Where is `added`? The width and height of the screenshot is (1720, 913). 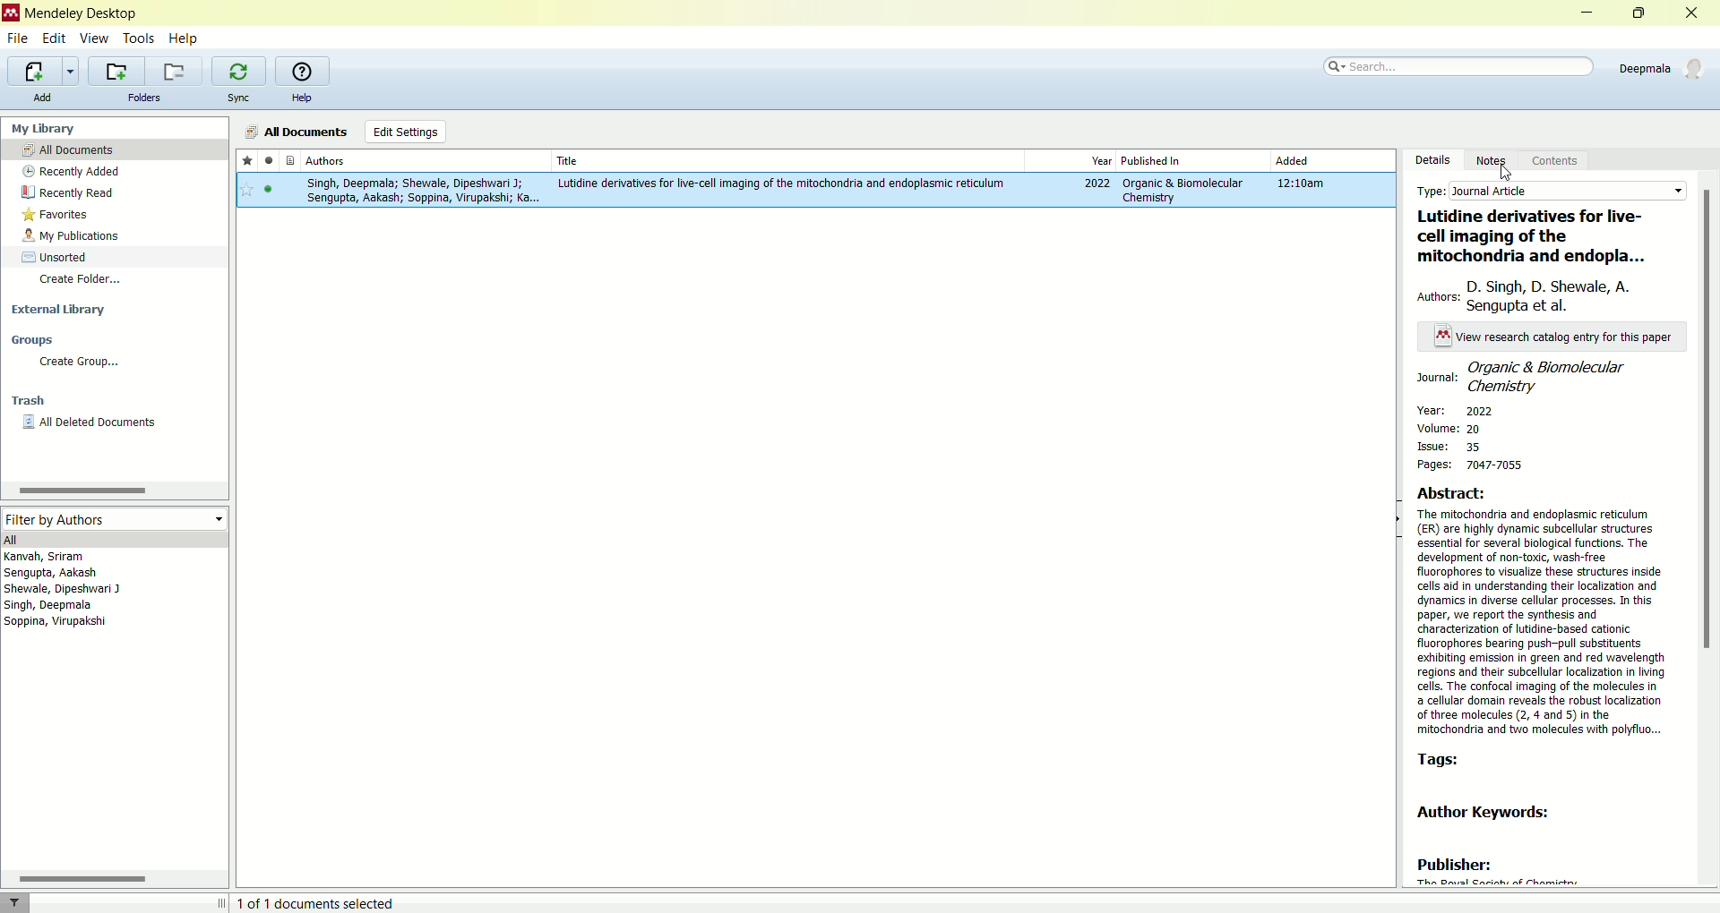
added is located at coordinates (1294, 161).